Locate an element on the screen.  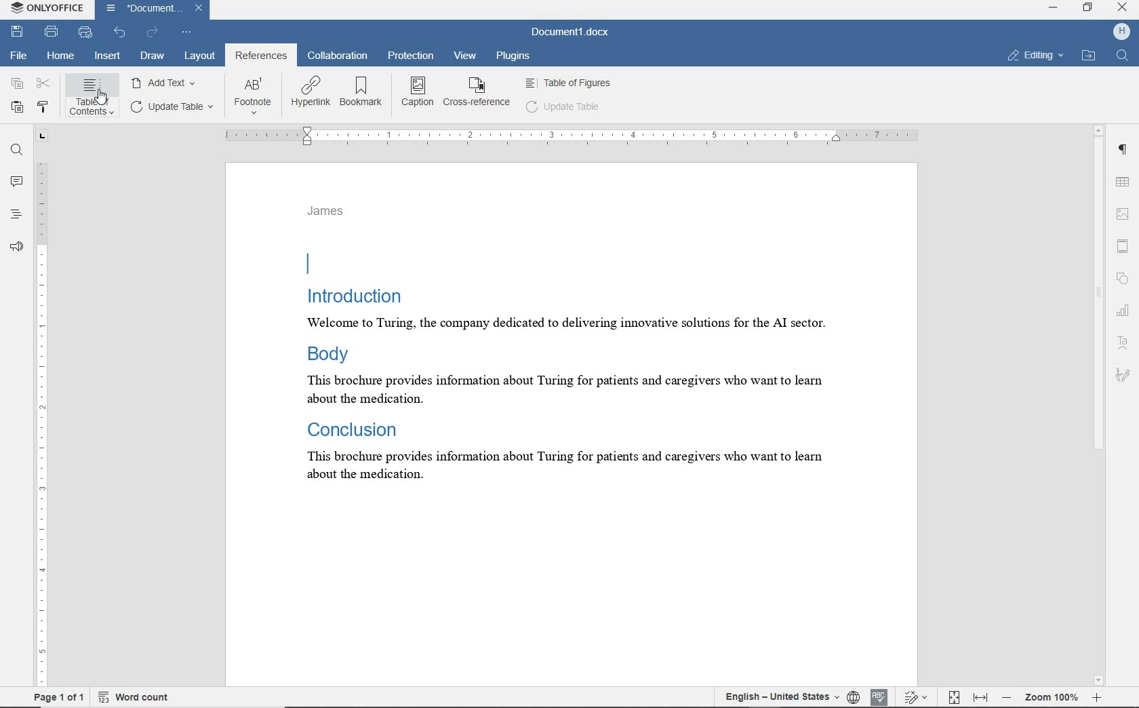
document name is located at coordinates (567, 31).